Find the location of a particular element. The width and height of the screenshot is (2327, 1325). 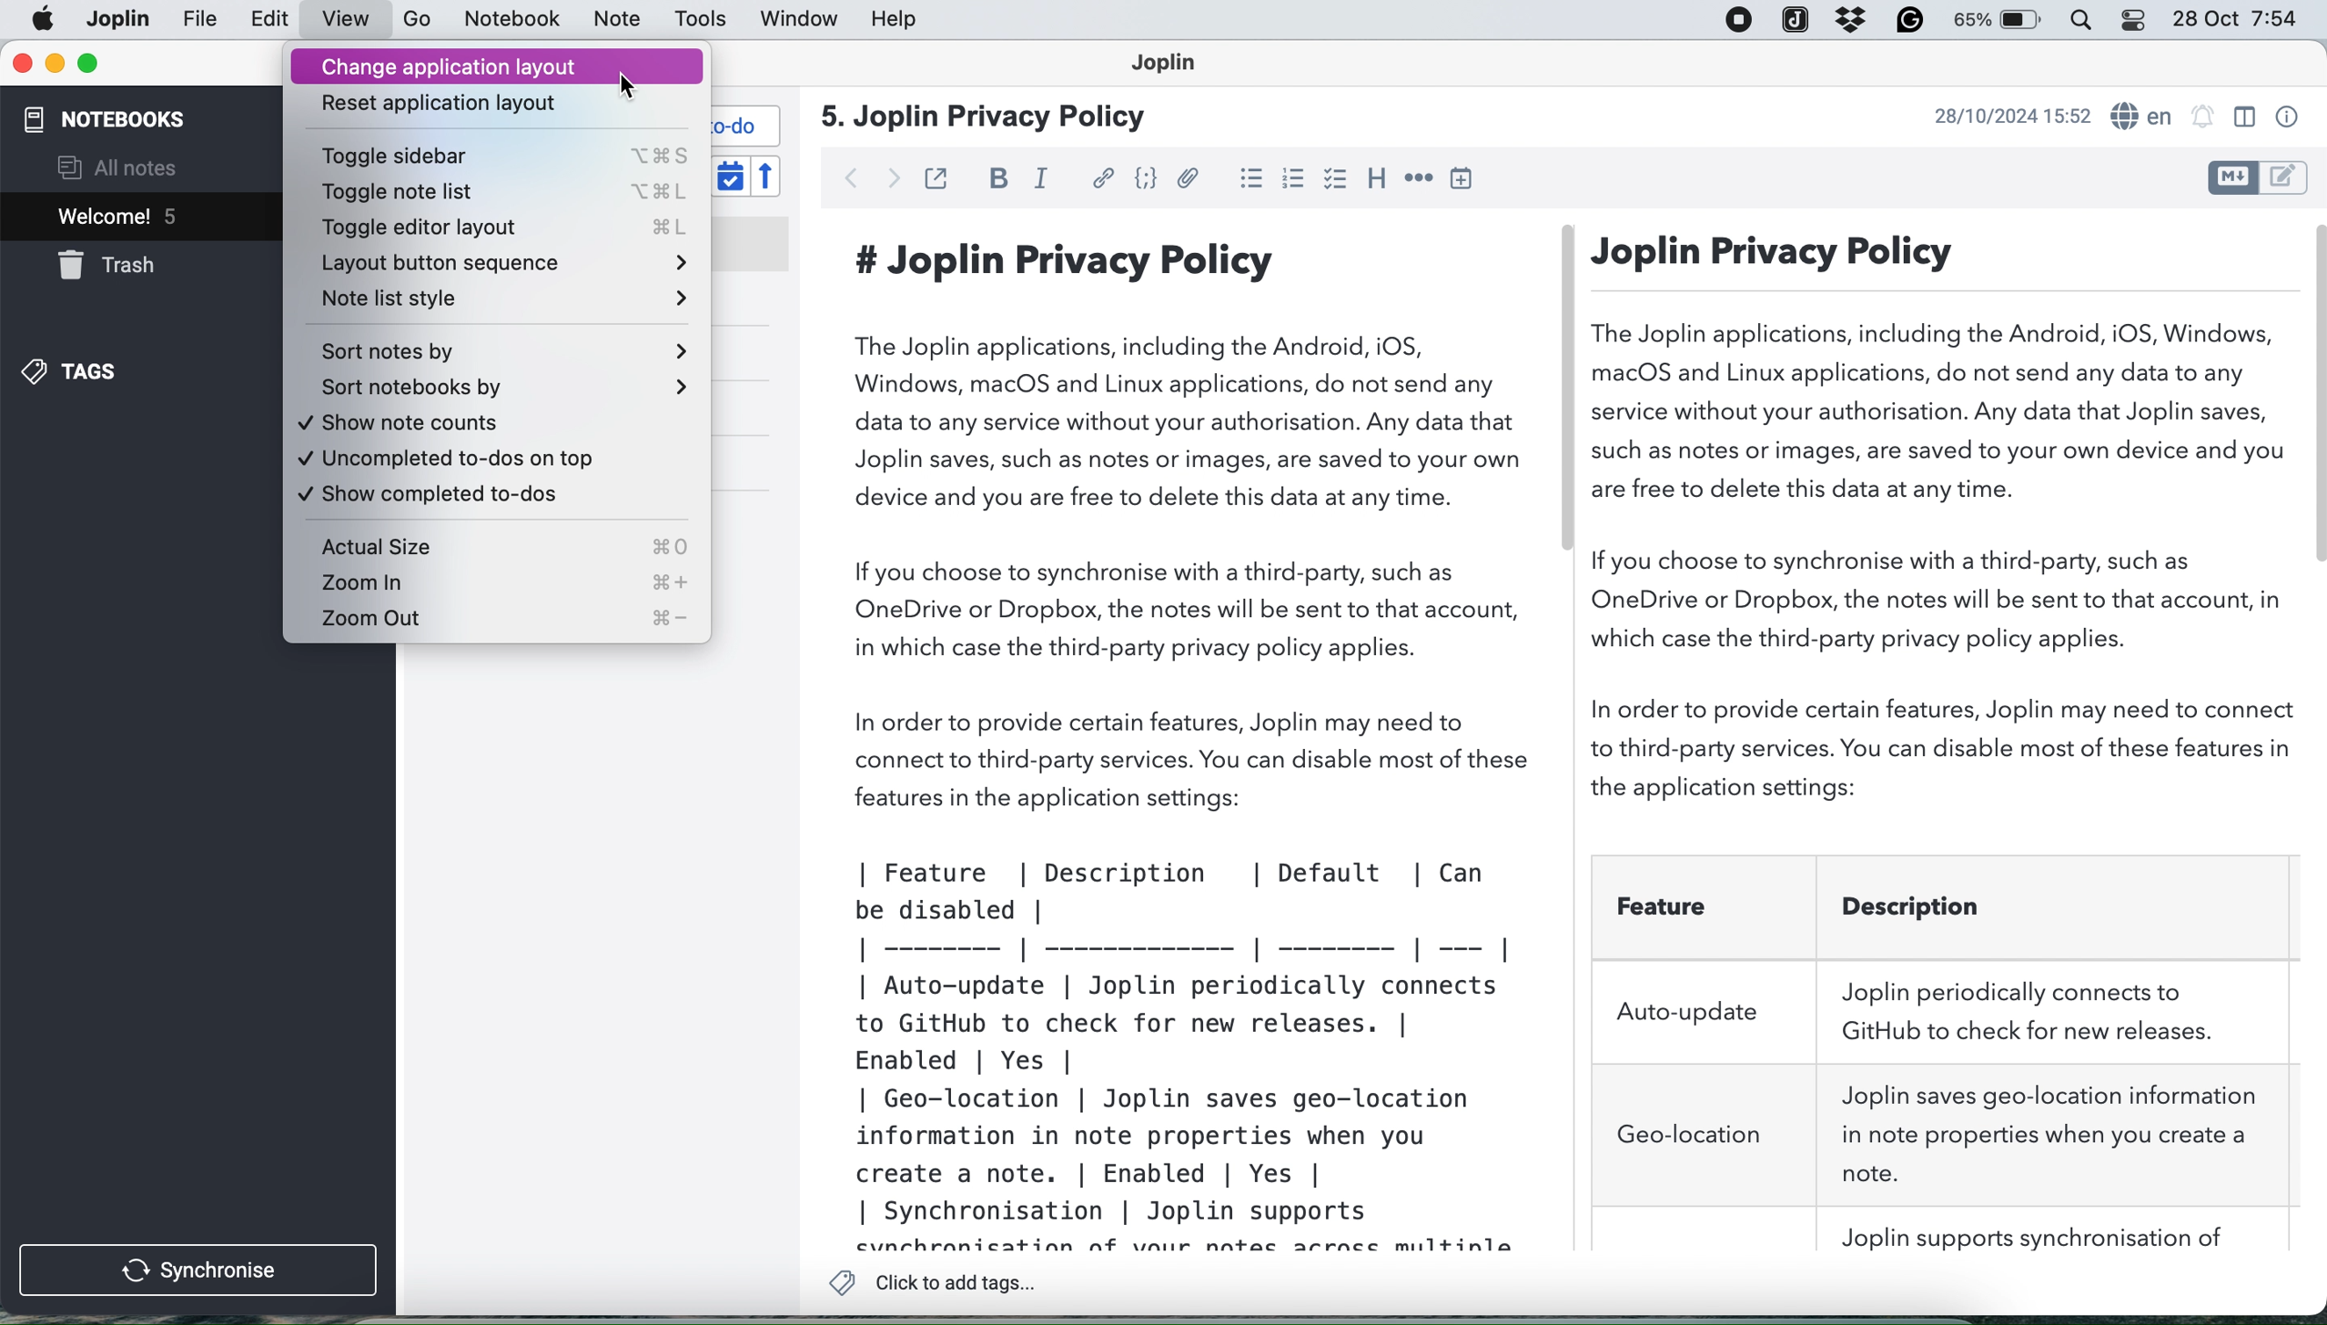

Sort notebooks by is located at coordinates (501, 389).